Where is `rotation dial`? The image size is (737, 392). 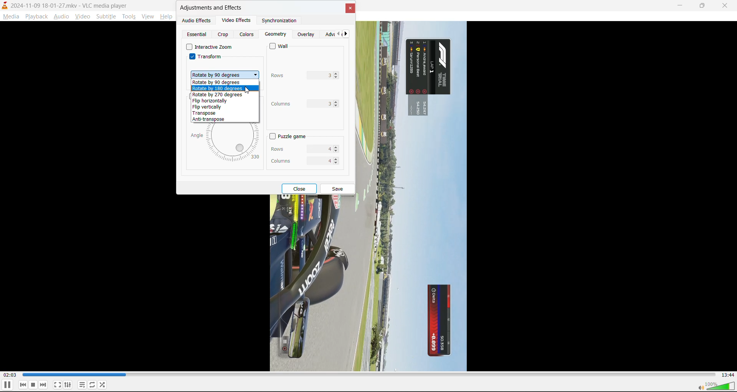
rotation dial is located at coordinates (226, 143).